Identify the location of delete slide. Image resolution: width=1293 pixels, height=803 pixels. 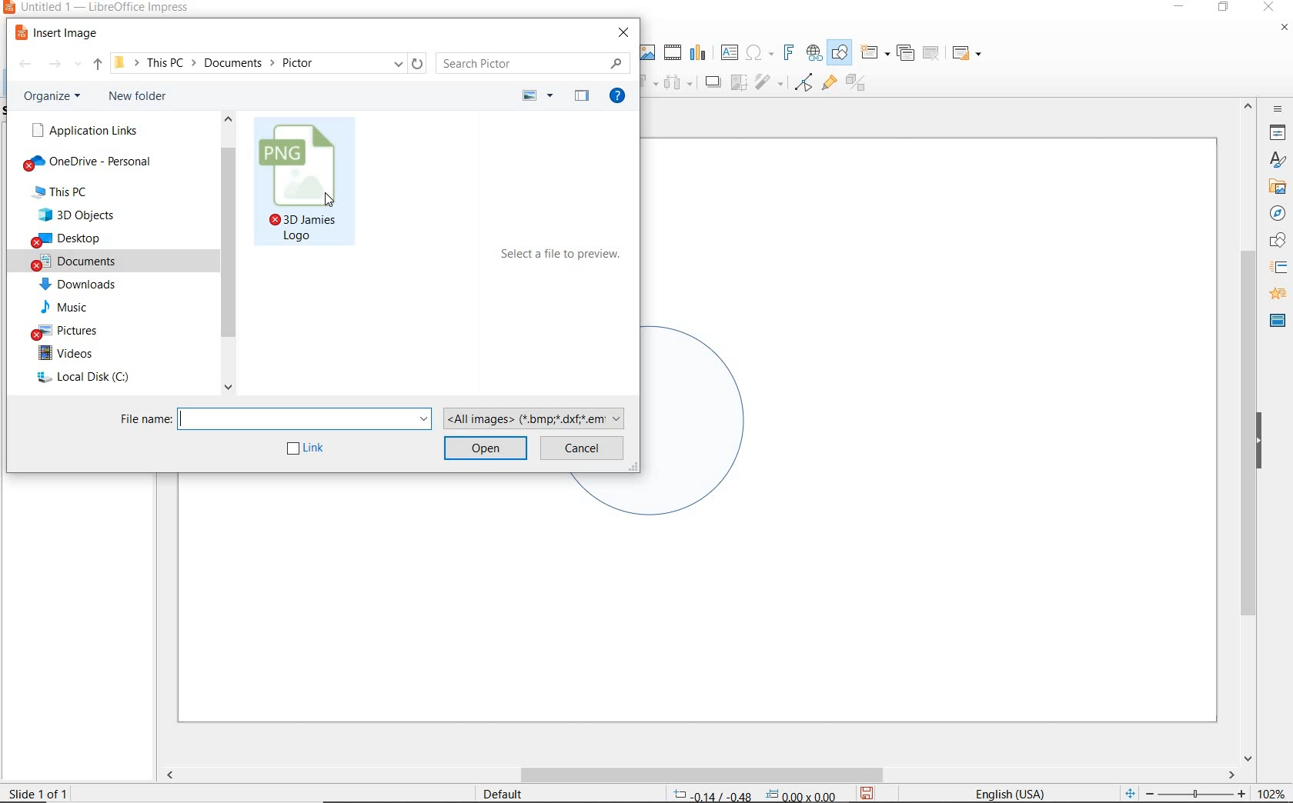
(931, 54).